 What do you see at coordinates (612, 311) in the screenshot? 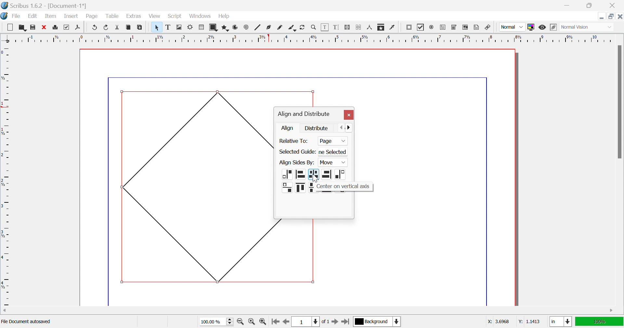
I see `Scroll right` at bounding box center [612, 311].